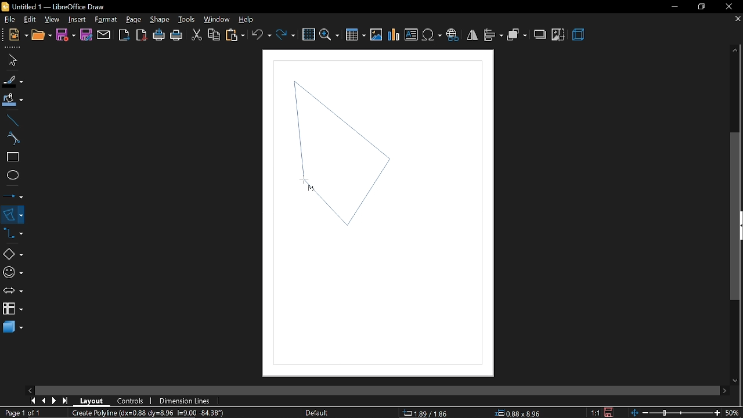 This screenshot has height=418, width=743. Describe the element at coordinates (355, 34) in the screenshot. I see `insert table` at that location.